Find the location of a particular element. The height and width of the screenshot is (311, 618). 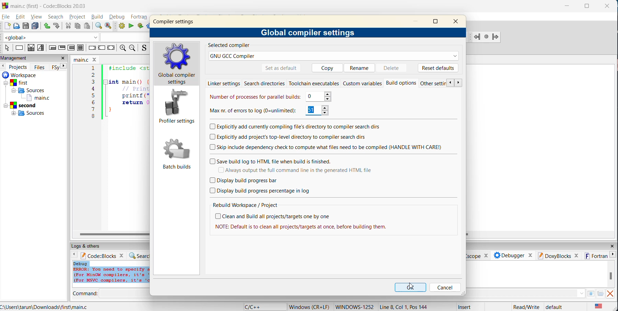

toolchain executables is located at coordinates (313, 83).